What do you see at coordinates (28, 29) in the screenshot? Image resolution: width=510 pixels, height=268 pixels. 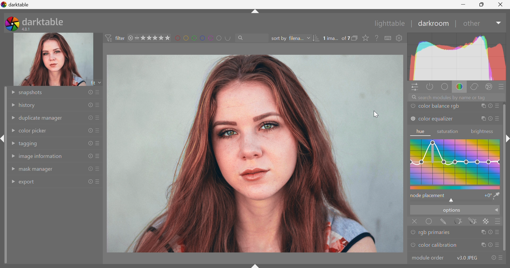 I see `4.8.1` at bounding box center [28, 29].